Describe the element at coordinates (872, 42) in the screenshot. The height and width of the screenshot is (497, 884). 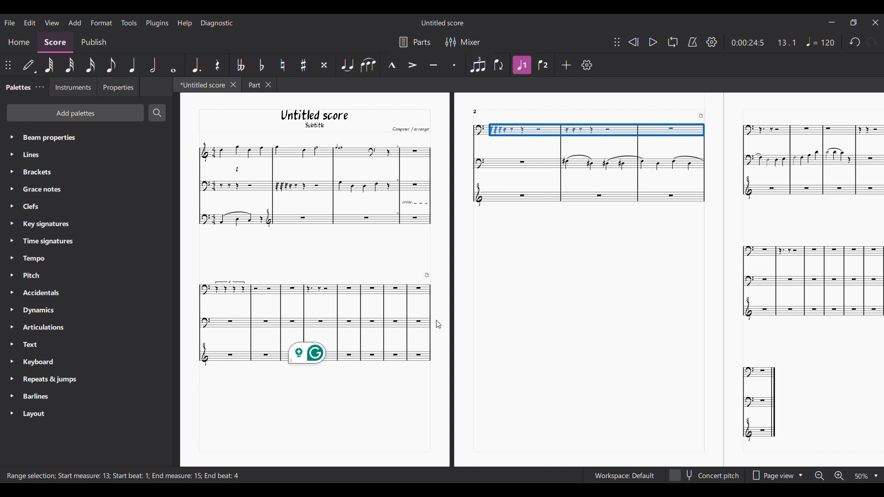
I see `Redo` at that location.